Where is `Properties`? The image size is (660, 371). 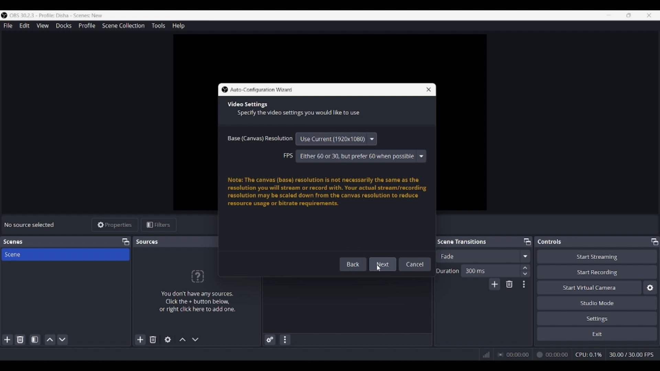 Properties is located at coordinates (115, 225).